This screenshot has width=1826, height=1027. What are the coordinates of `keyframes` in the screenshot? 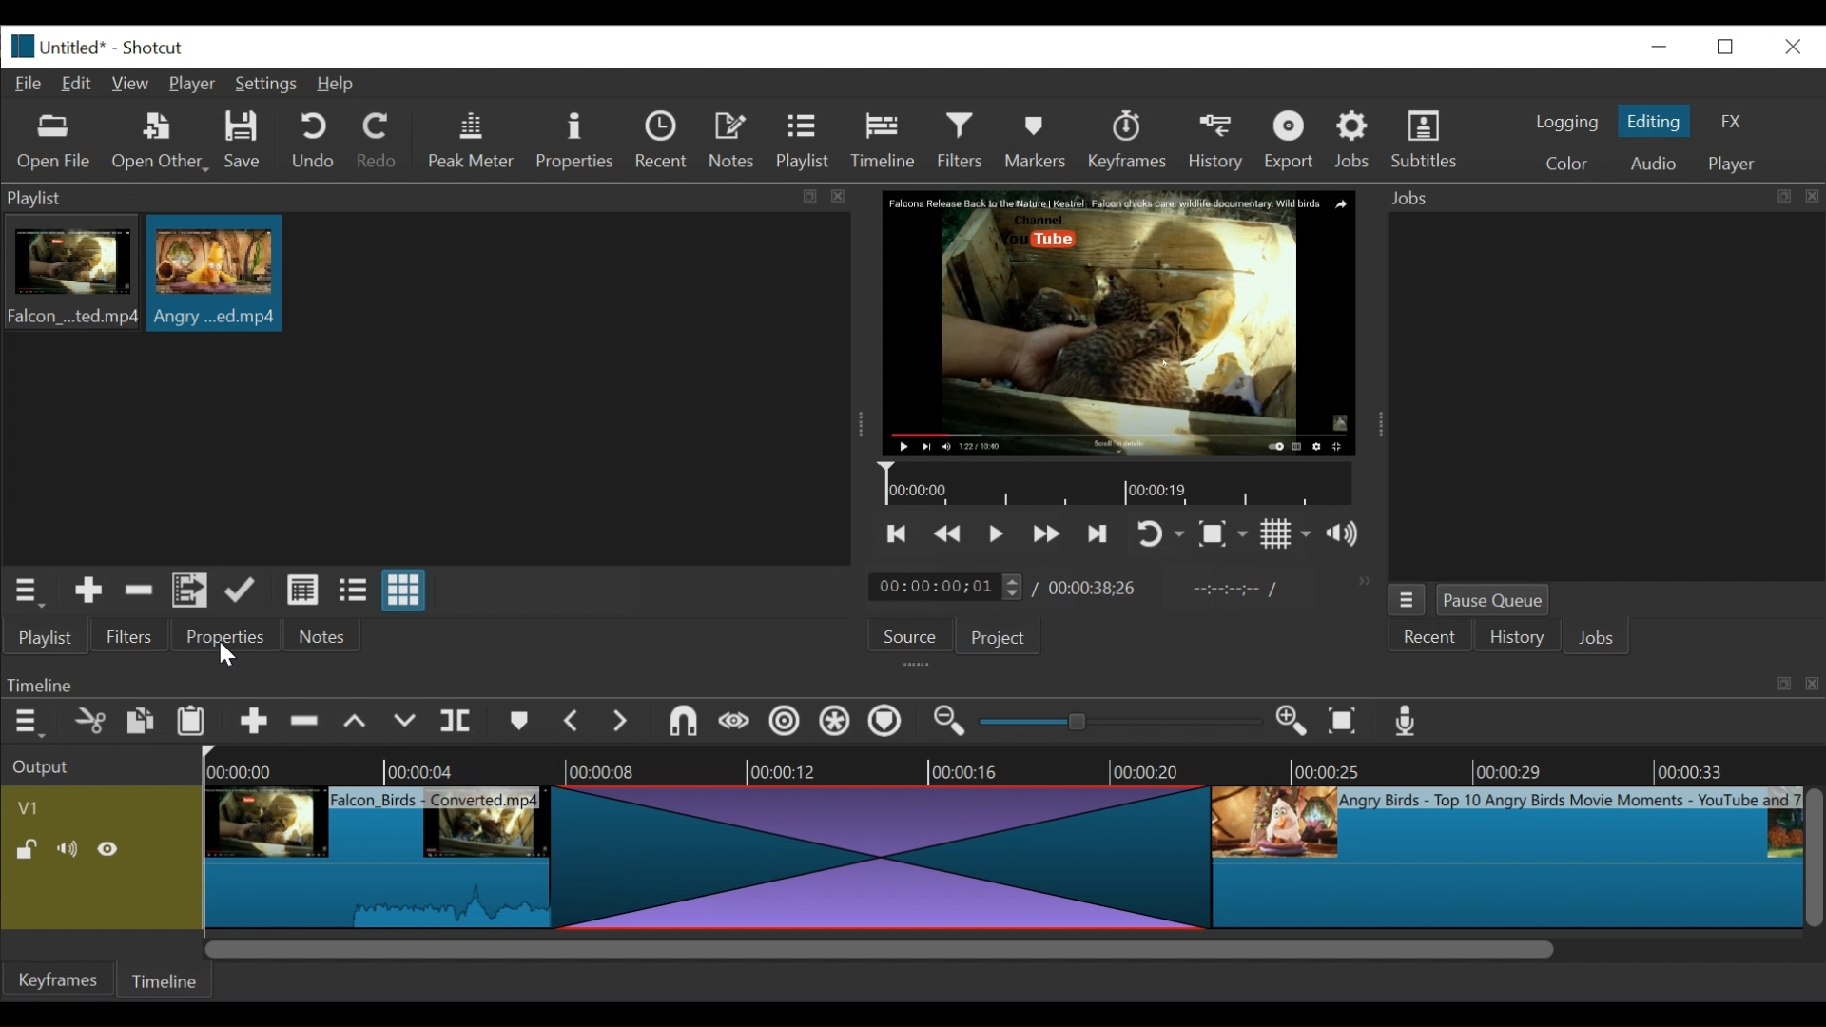 It's located at (1129, 143).